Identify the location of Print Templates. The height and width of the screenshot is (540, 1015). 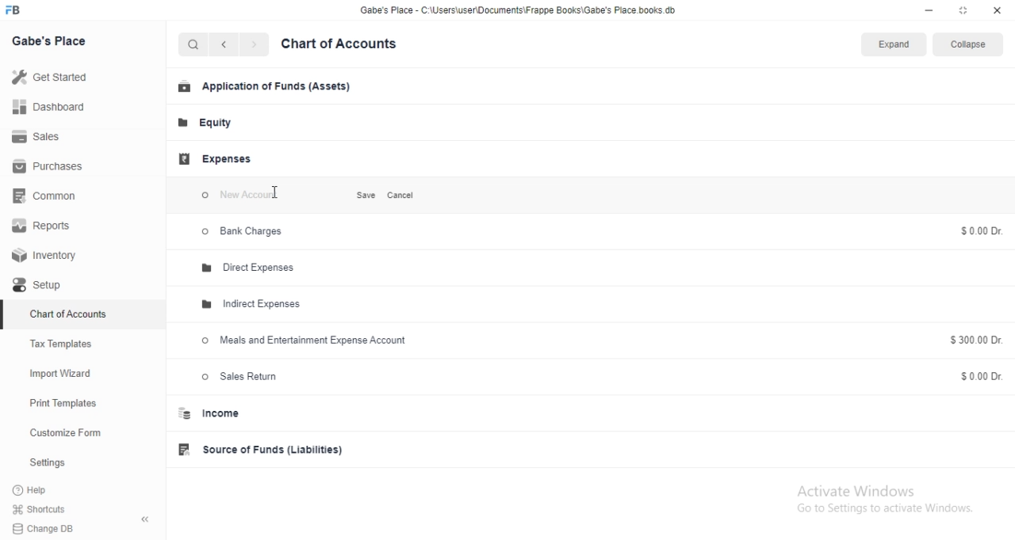
(62, 402).